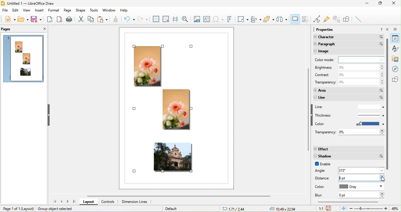  What do you see at coordinates (361, 195) in the screenshot?
I see `0 pt` at bounding box center [361, 195].